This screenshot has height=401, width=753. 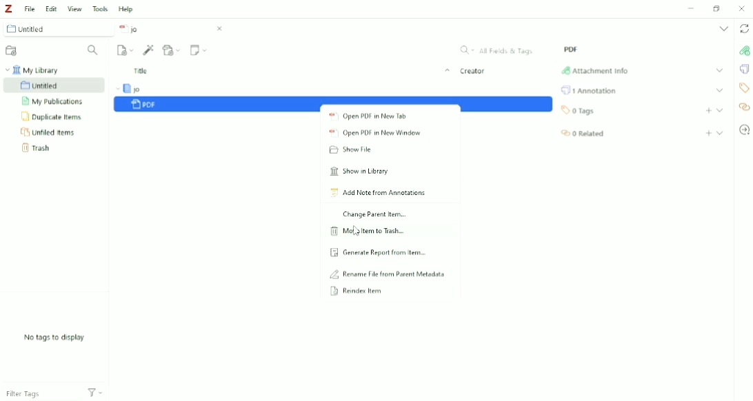 I want to click on Tags, so click(x=743, y=88).